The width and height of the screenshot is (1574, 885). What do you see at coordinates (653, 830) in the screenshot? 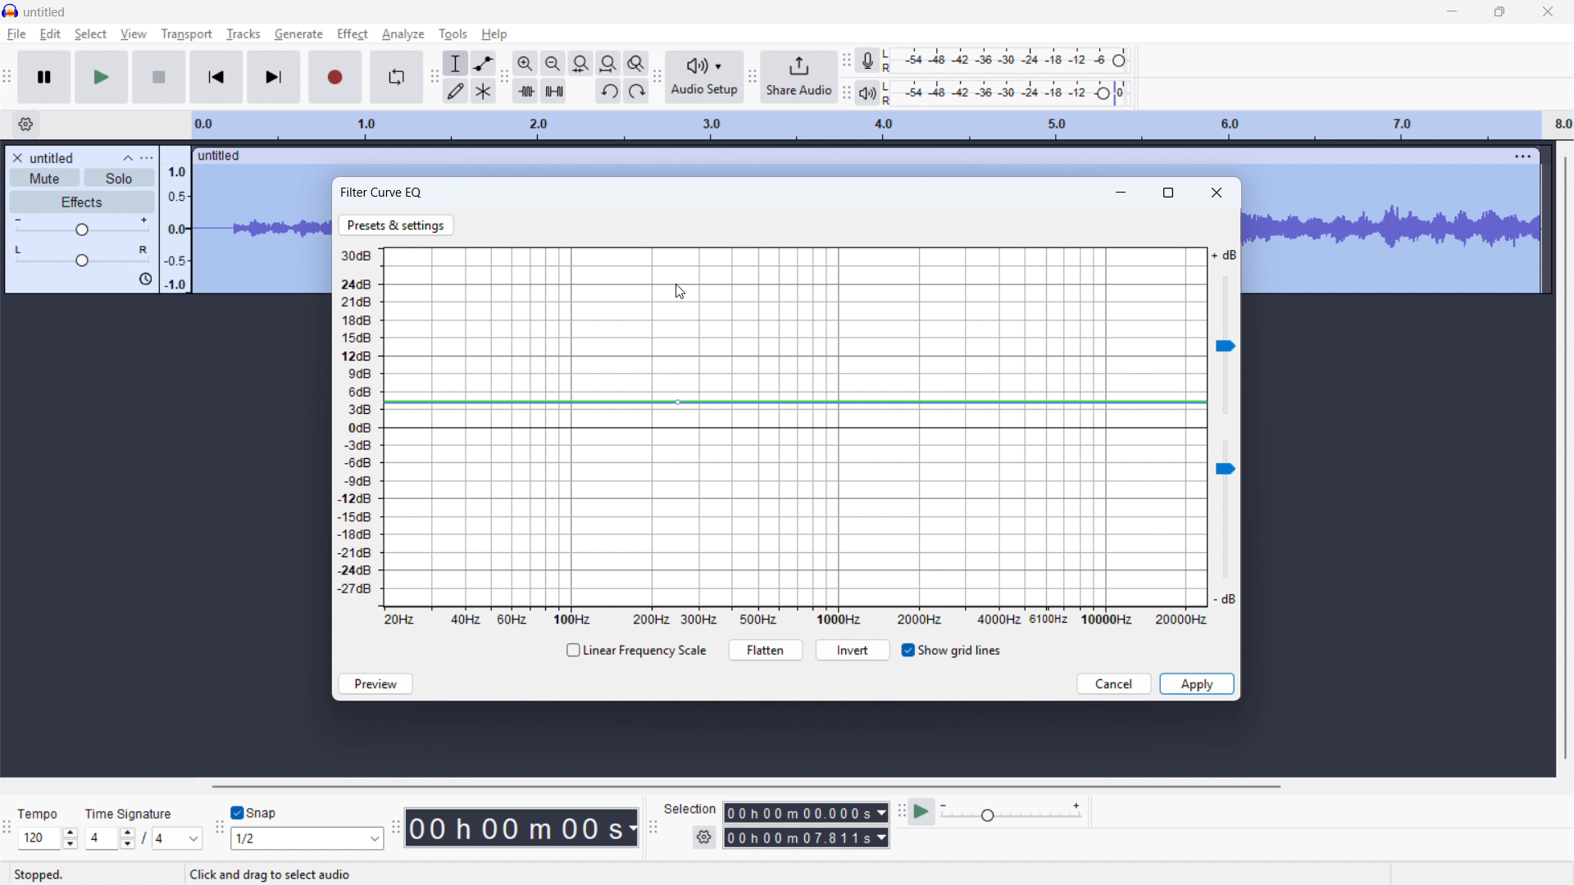
I see `Selection toolbar ` at bounding box center [653, 830].